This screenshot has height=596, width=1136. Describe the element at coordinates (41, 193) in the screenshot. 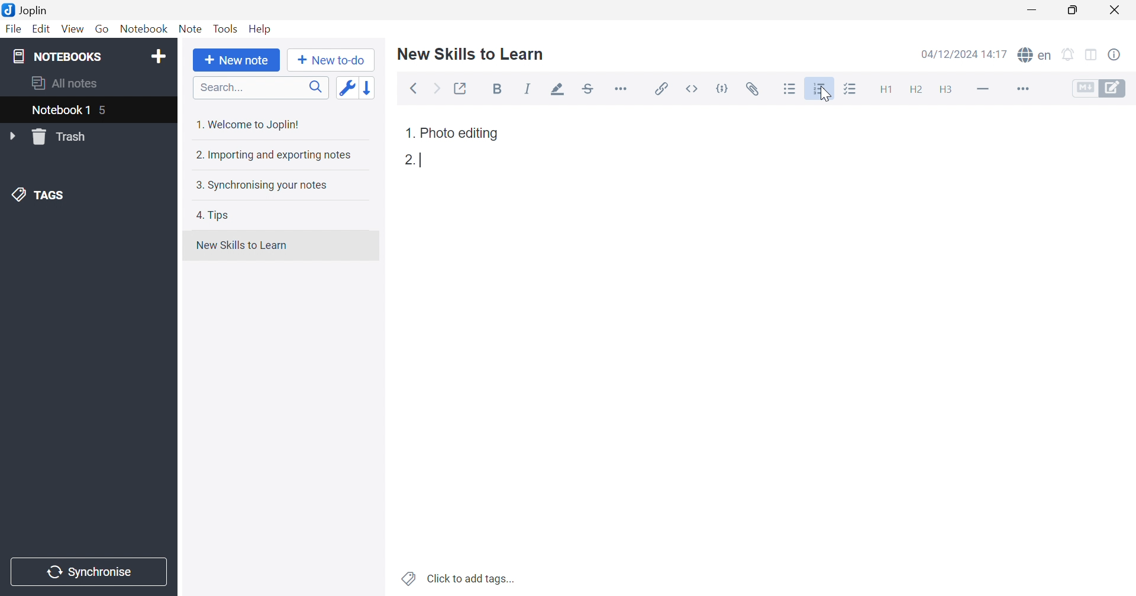

I see `TAGS` at that location.